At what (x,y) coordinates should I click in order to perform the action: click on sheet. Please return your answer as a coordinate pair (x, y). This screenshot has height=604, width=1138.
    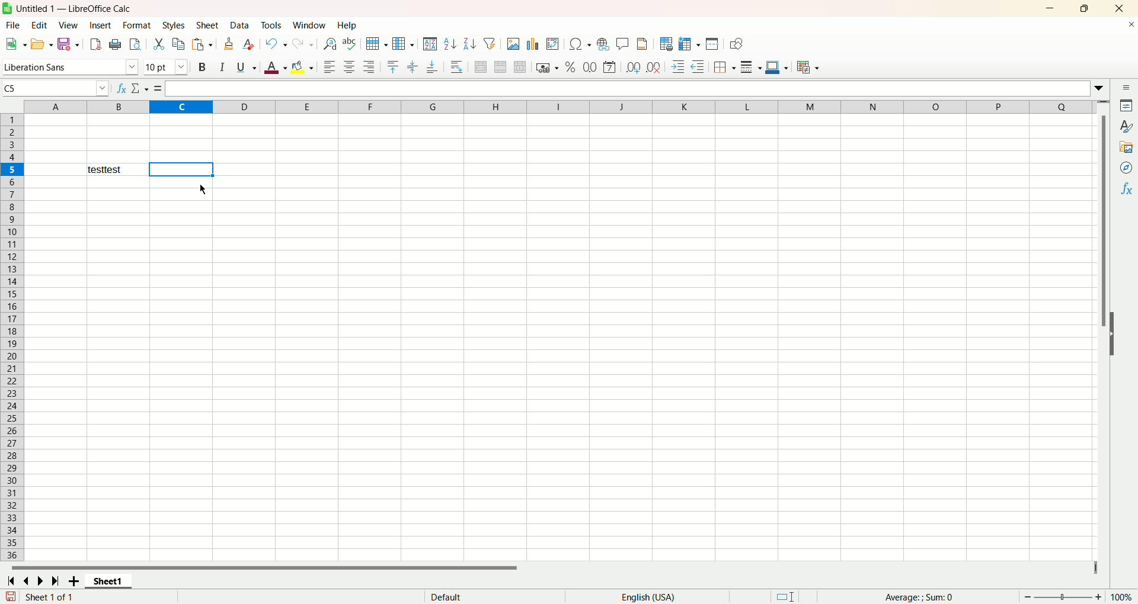
    Looking at the image, I should click on (210, 25).